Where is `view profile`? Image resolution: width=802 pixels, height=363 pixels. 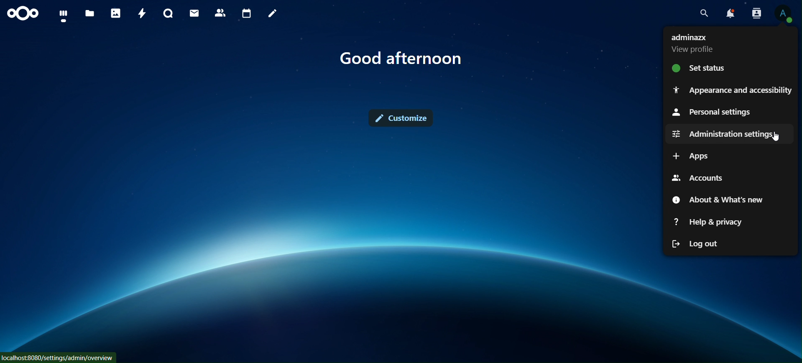 view profile is located at coordinates (695, 44).